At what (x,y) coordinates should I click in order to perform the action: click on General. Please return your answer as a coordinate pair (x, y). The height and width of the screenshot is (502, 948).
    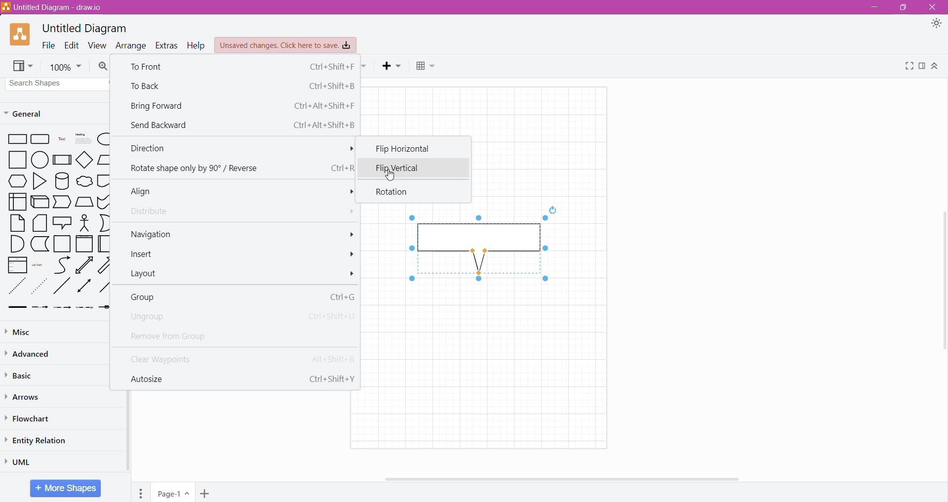
    Looking at the image, I should click on (30, 113).